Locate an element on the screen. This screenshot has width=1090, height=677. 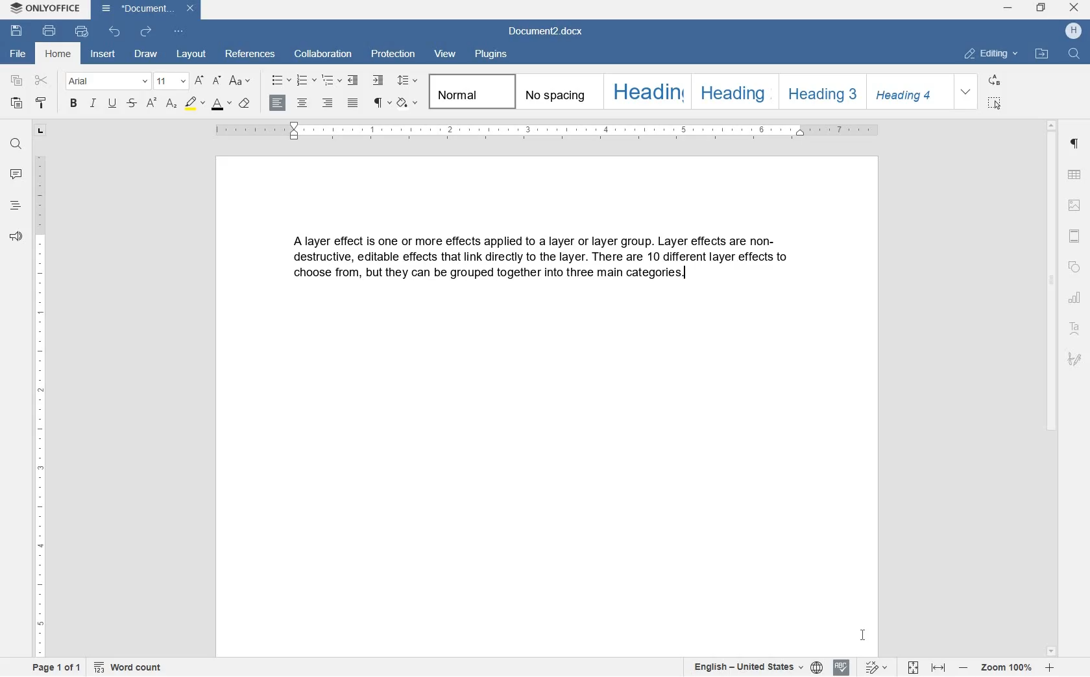
QUICK PRINT is located at coordinates (81, 31).